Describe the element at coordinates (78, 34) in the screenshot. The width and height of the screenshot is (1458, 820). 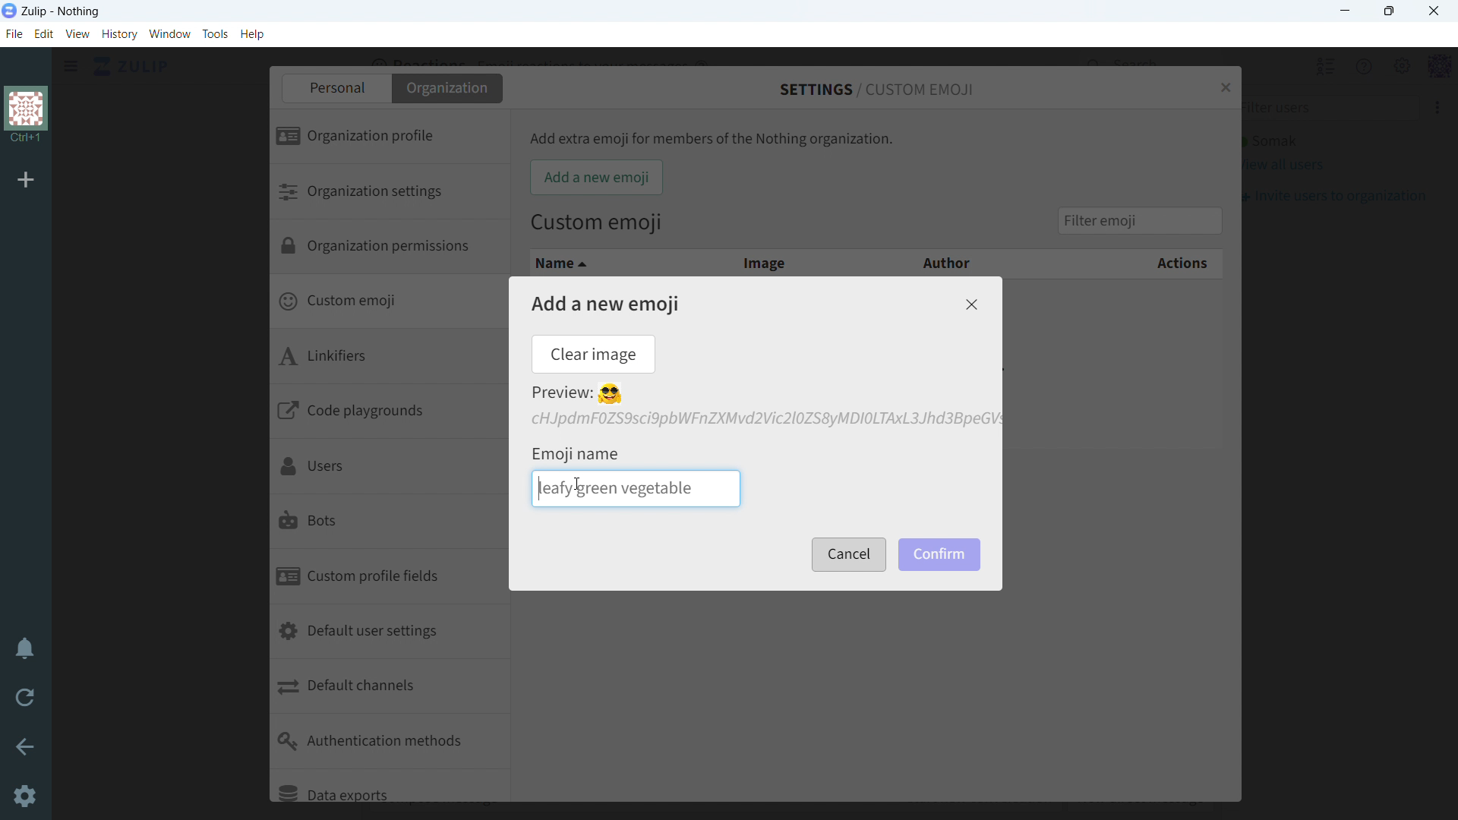
I see `view` at that location.